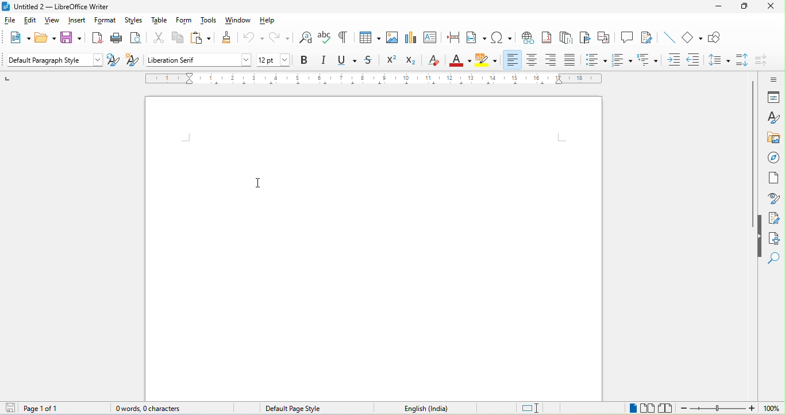  What do you see at coordinates (31, 408) in the screenshot?
I see `page 1 of 1` at bounding box center [31, 408].